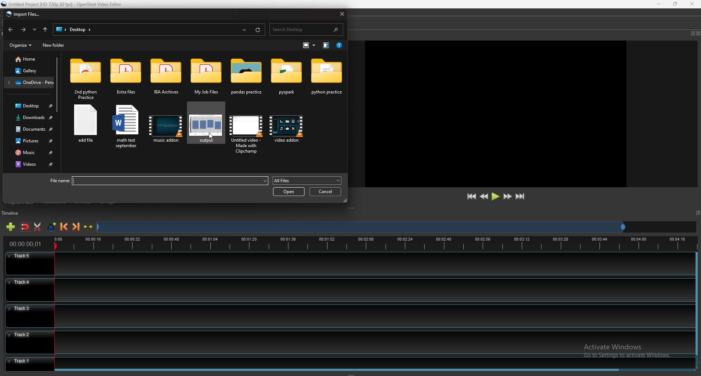  Describe the element at coordinates (307, 181) in the screenshot. I see `all files` at that location.